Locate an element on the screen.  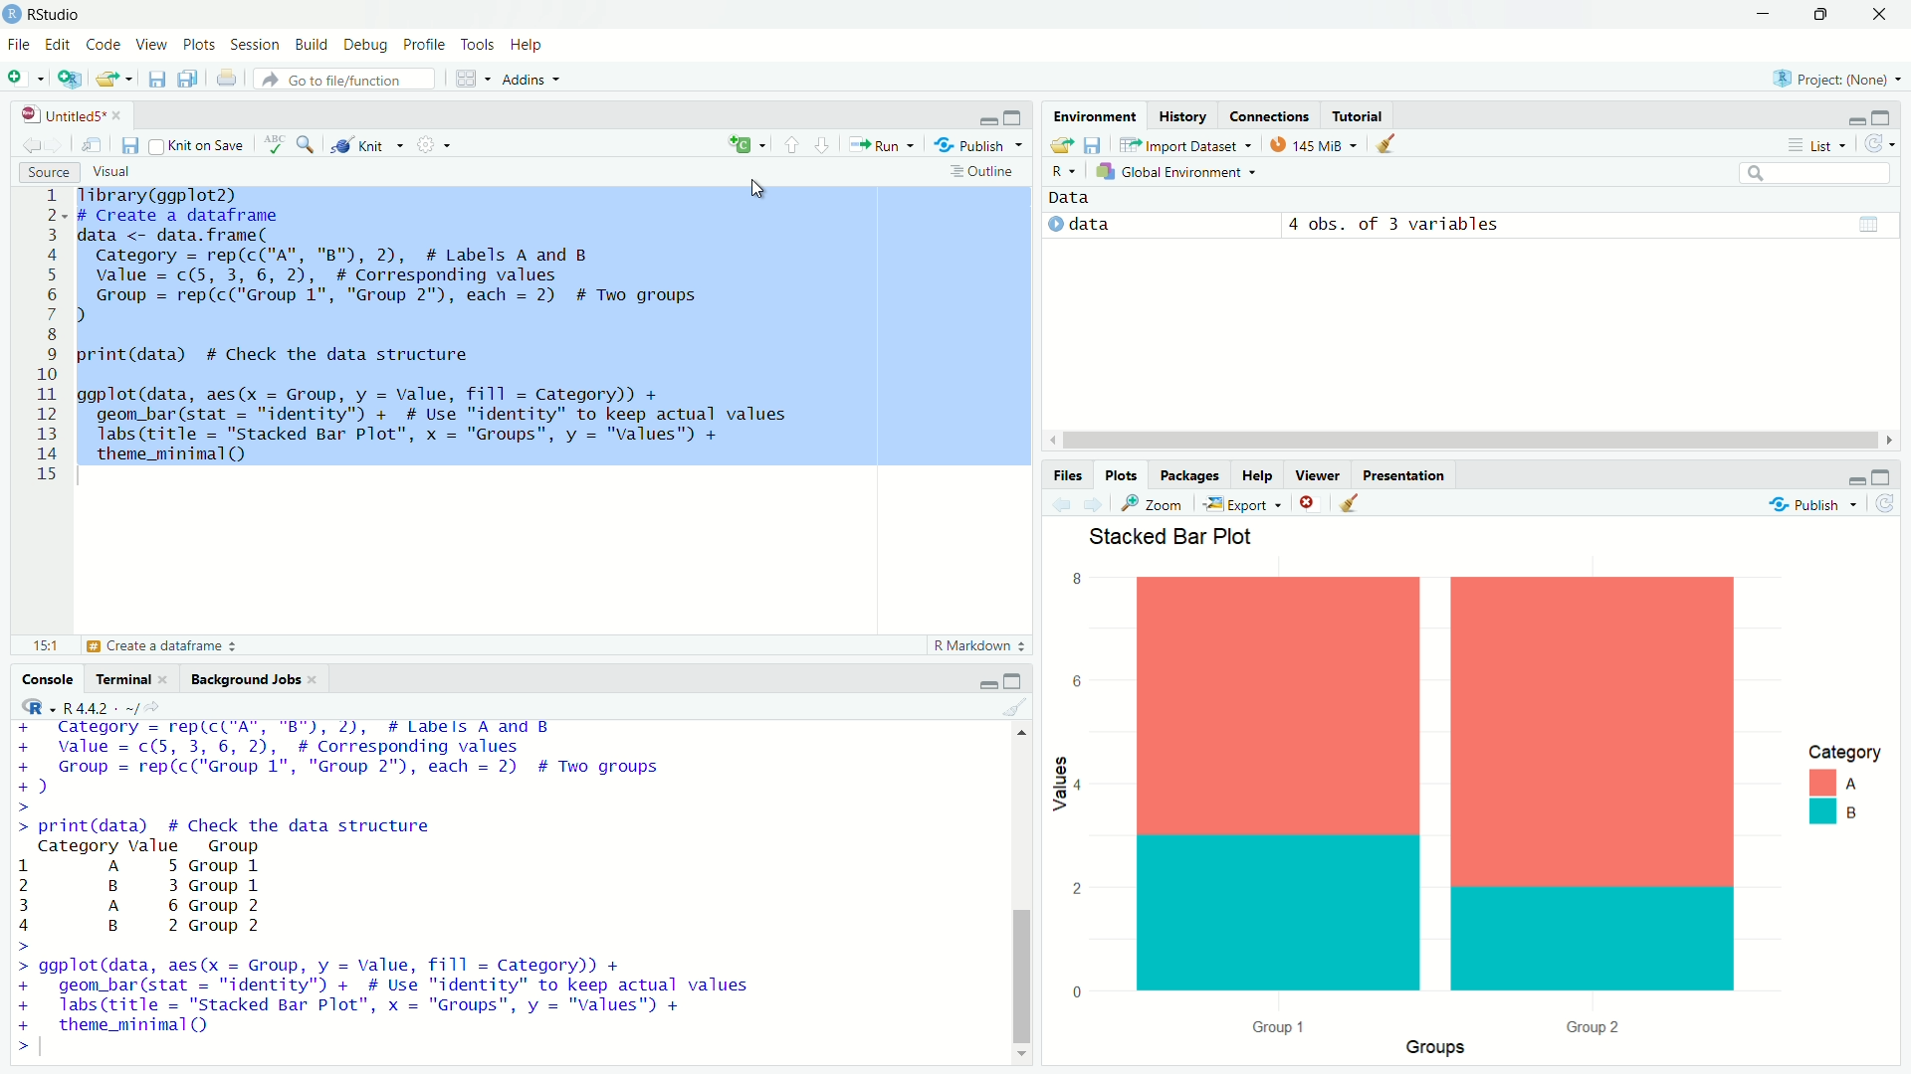
Debug is located at coordinates (365, 43).